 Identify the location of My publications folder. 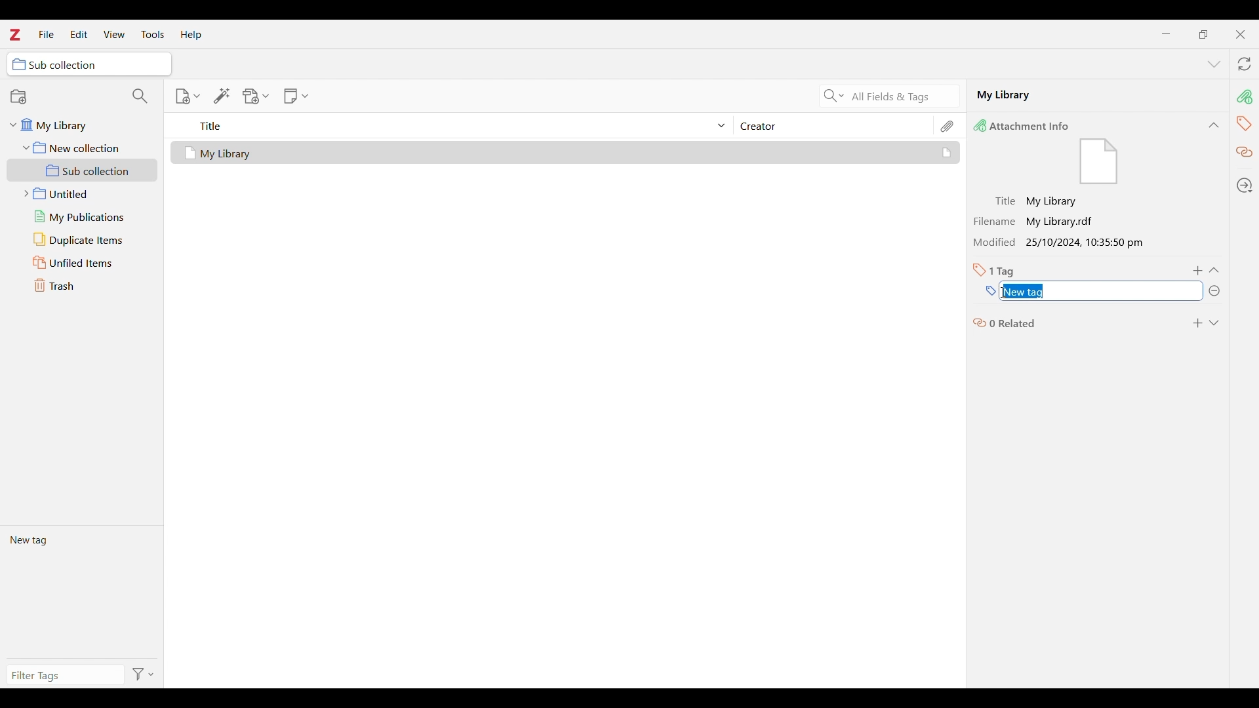
(81, 216).